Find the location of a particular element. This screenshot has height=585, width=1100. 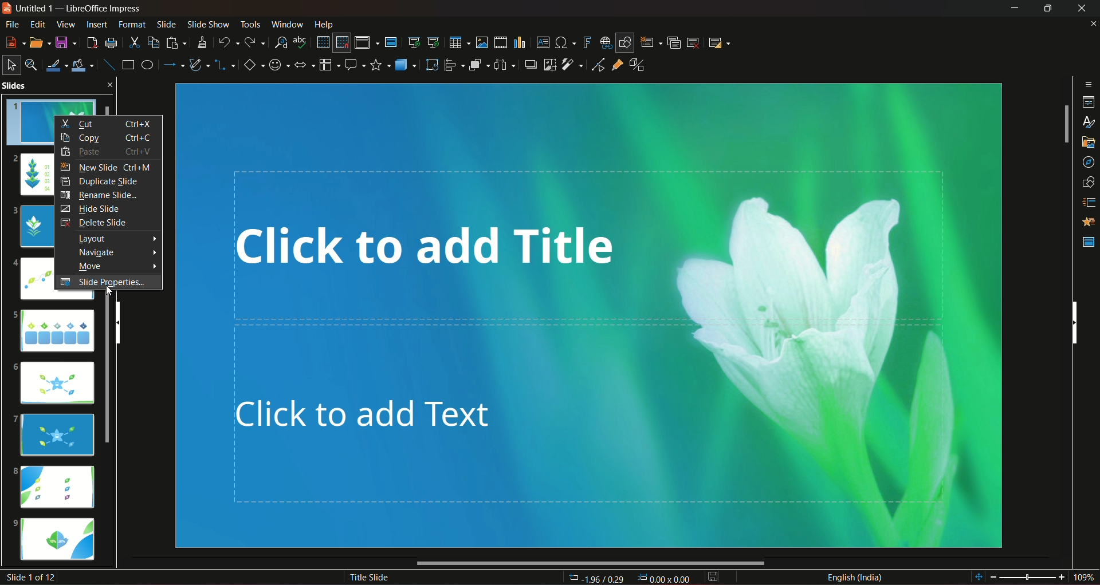

show draw functions is located at coordinates (624, 42).